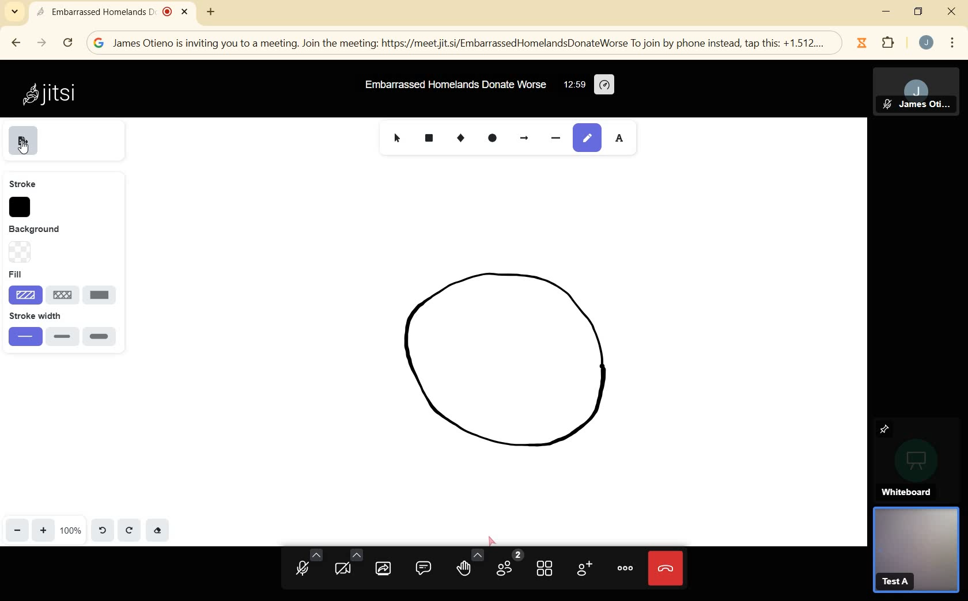 This screenshot has width=968, height=601. I want to click on square, so click(429, 136).